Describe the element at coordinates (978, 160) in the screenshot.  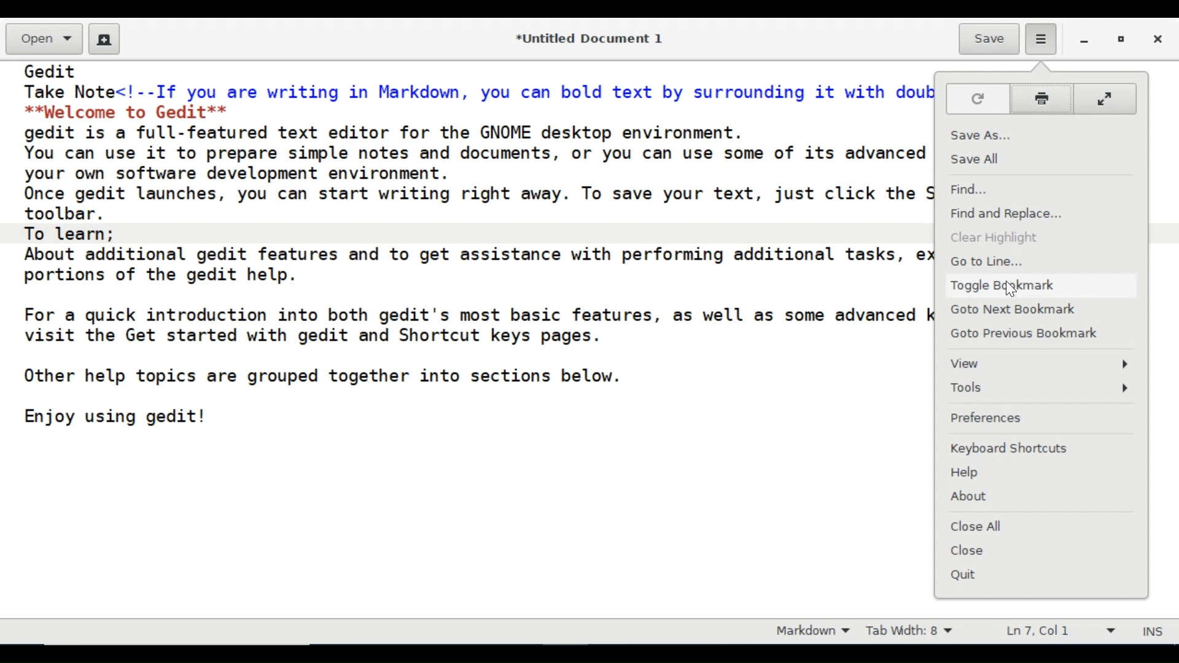
I see `Save All` at that location.